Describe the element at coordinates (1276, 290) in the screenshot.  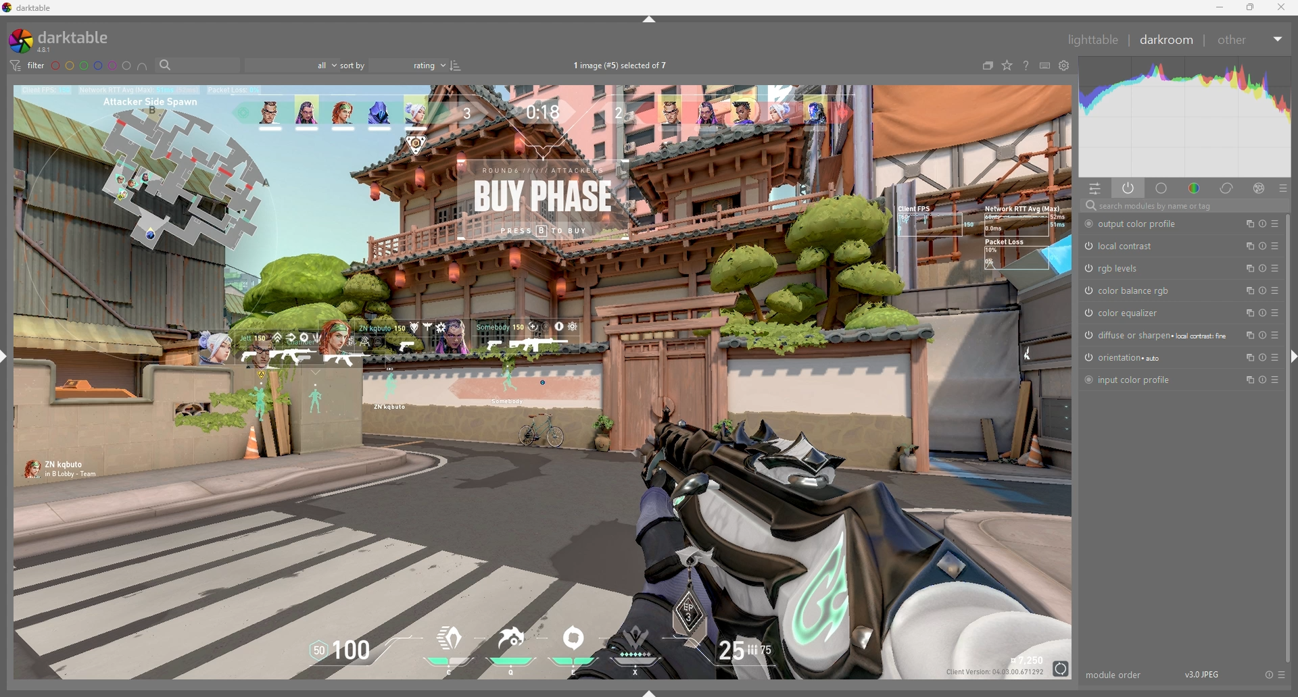
I see `presets` at that location.